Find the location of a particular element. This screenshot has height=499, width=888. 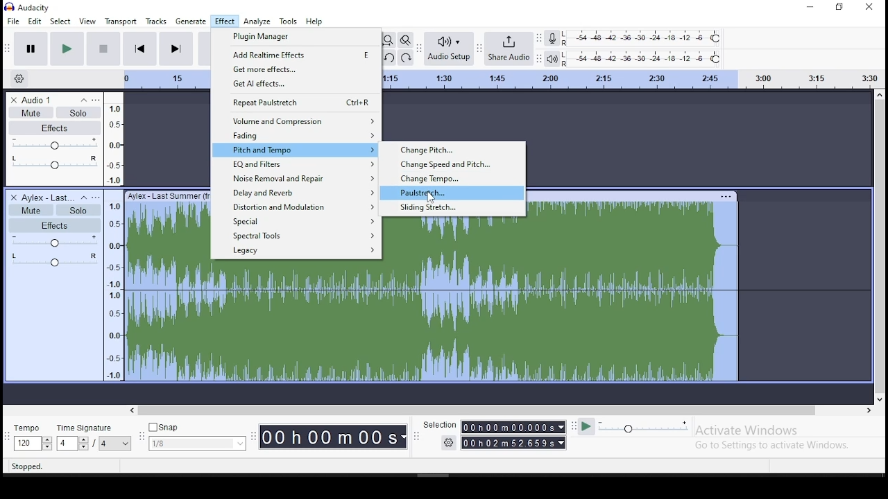

skip to start is located at coordinates (141, 49).